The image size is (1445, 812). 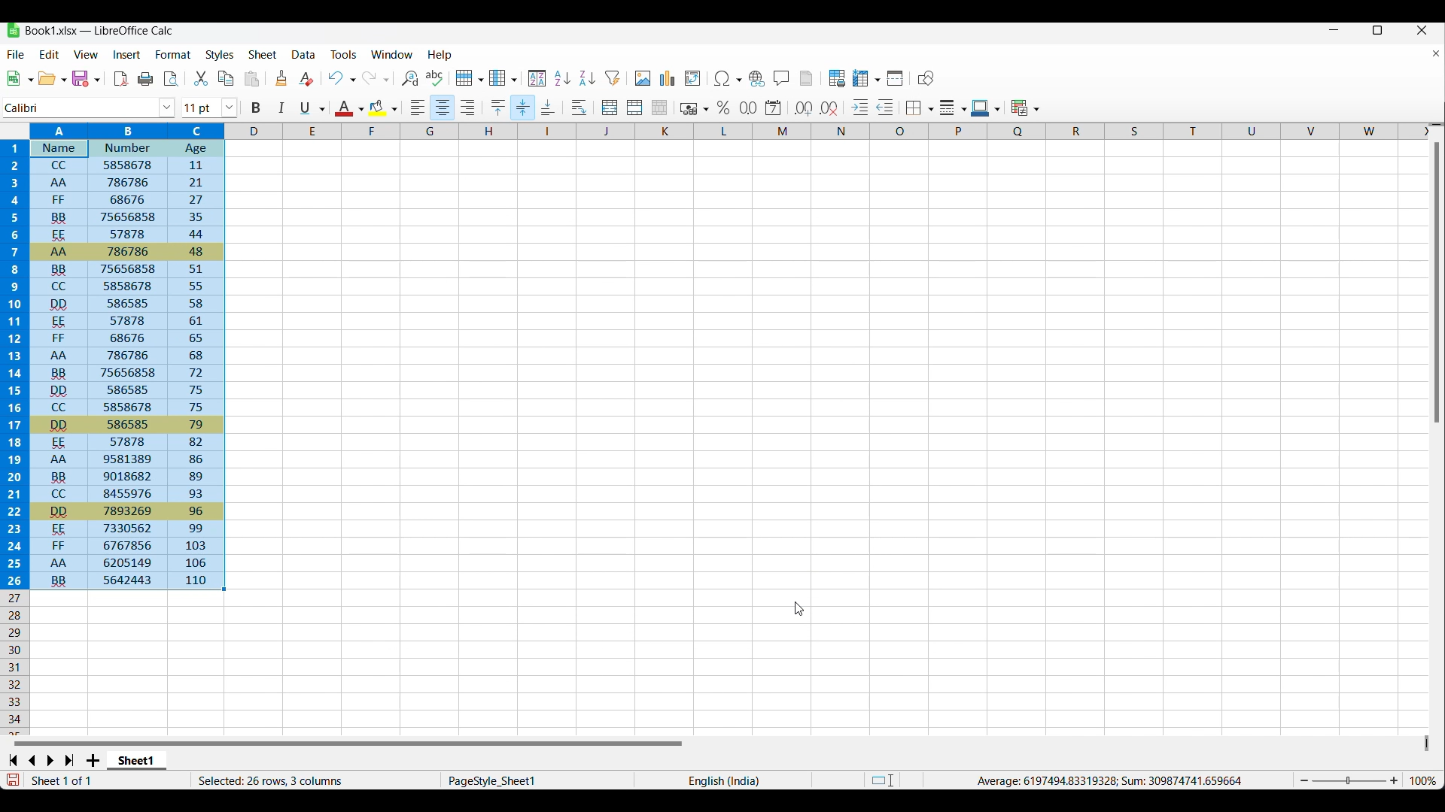 I want to click on Close interface, so click(x=1422, y=30).